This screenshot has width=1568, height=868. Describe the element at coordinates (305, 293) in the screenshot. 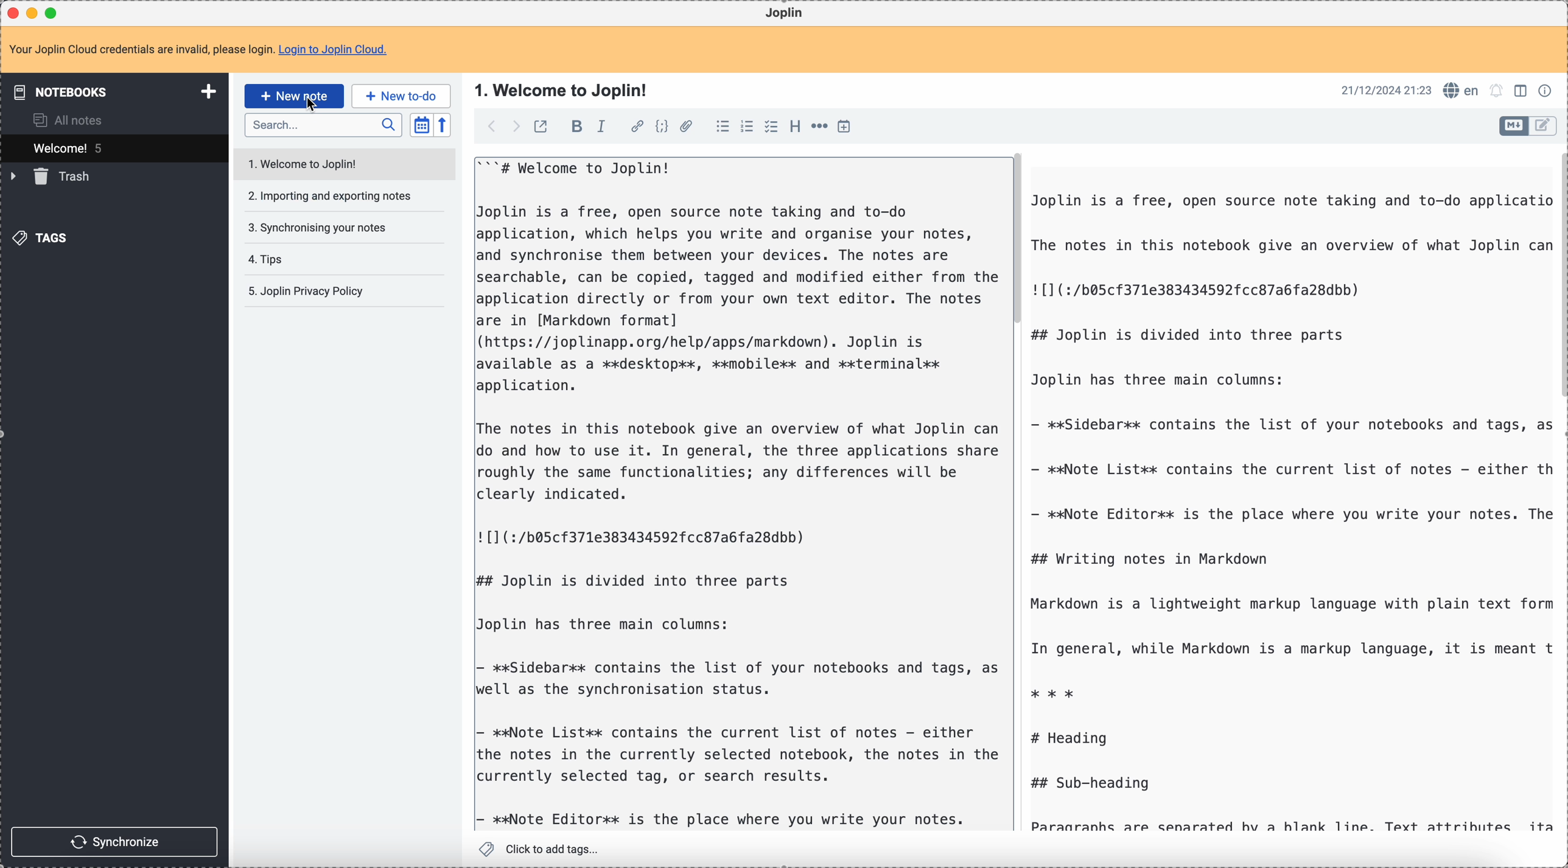

I see `Joplin privacy policy note` at that location.